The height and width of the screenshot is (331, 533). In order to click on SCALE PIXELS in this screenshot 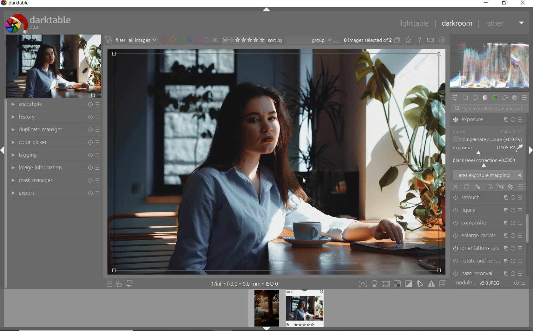, I will do `click(490, 271)`.